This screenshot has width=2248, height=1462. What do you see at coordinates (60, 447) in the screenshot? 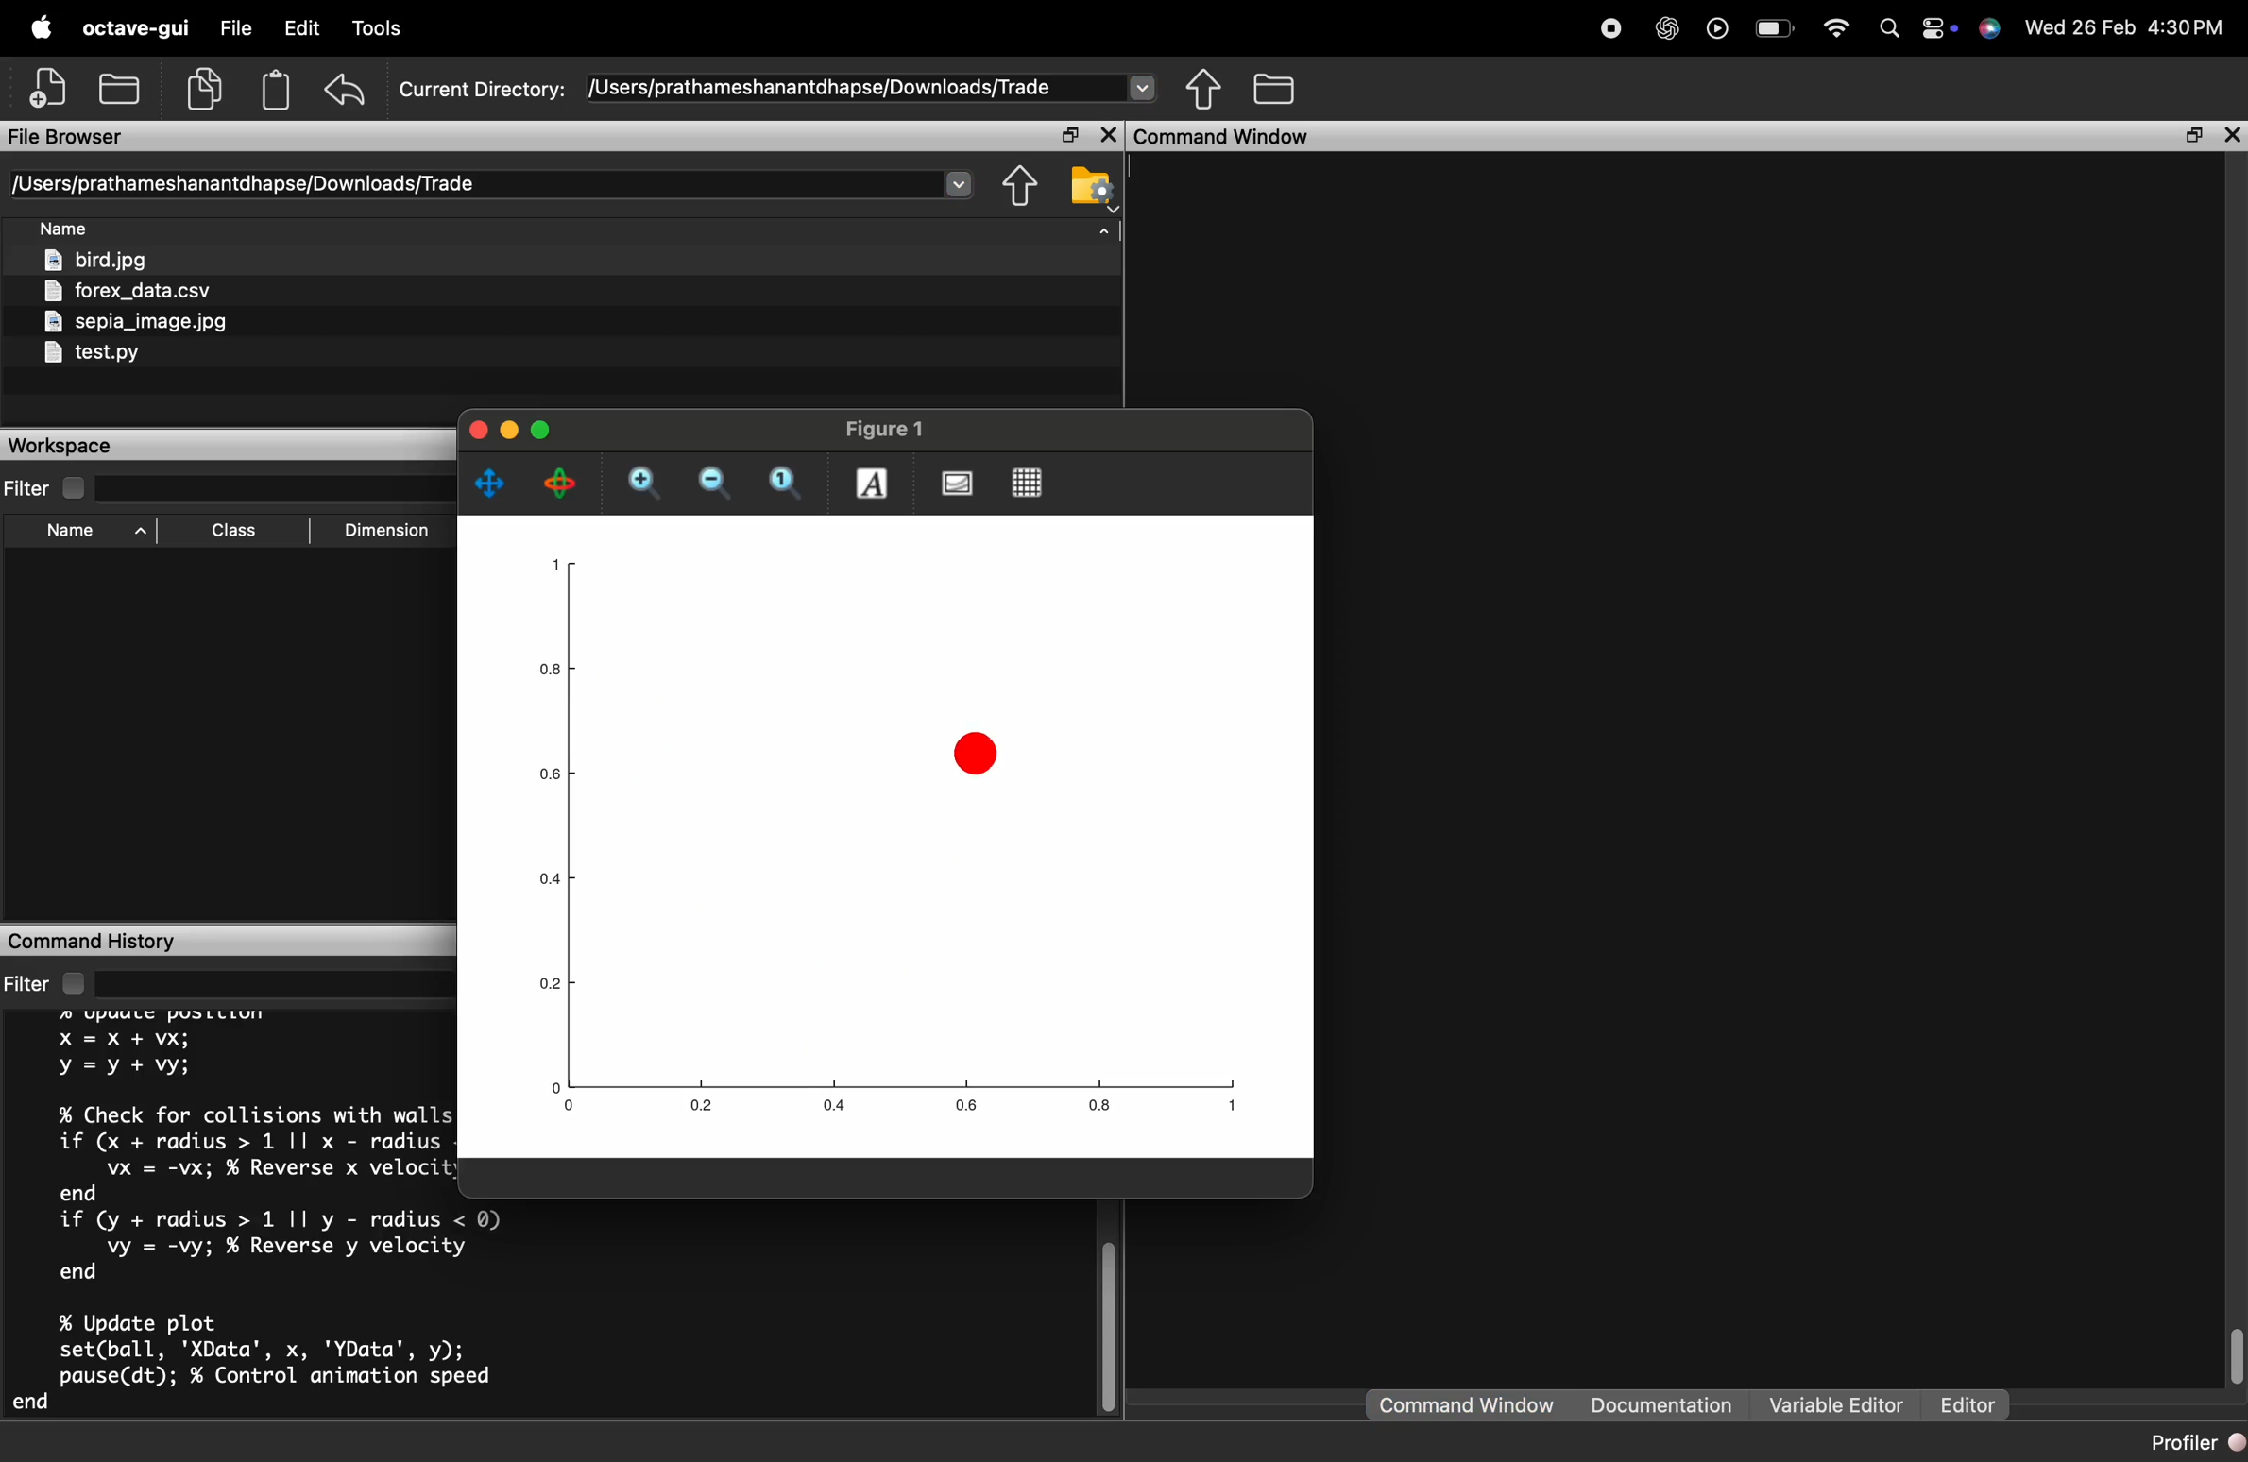
I see `Workspace` at bounding box center [60, 447].